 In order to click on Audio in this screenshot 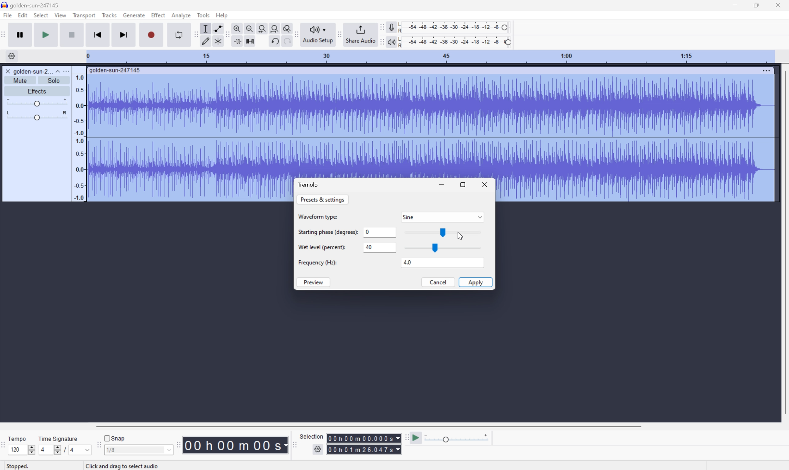, I will do `click(431, 127)`.